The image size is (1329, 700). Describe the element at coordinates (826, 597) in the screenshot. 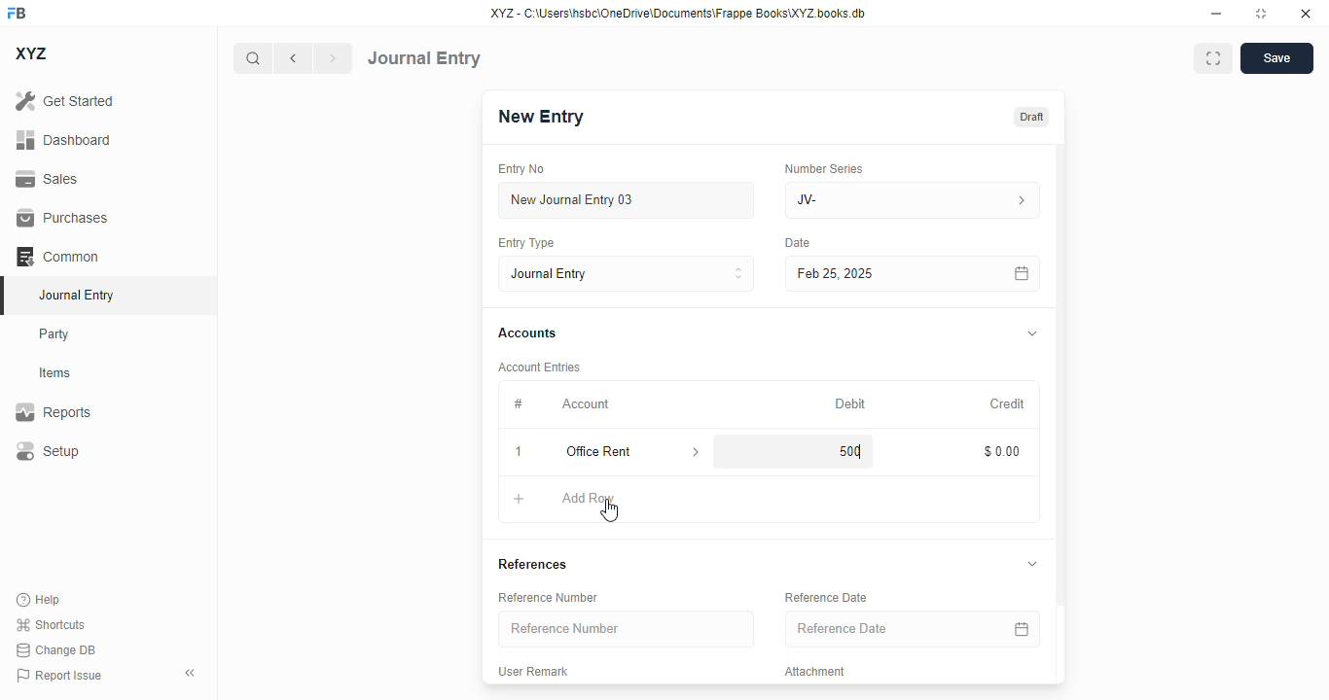

I see `reference data` at that location.